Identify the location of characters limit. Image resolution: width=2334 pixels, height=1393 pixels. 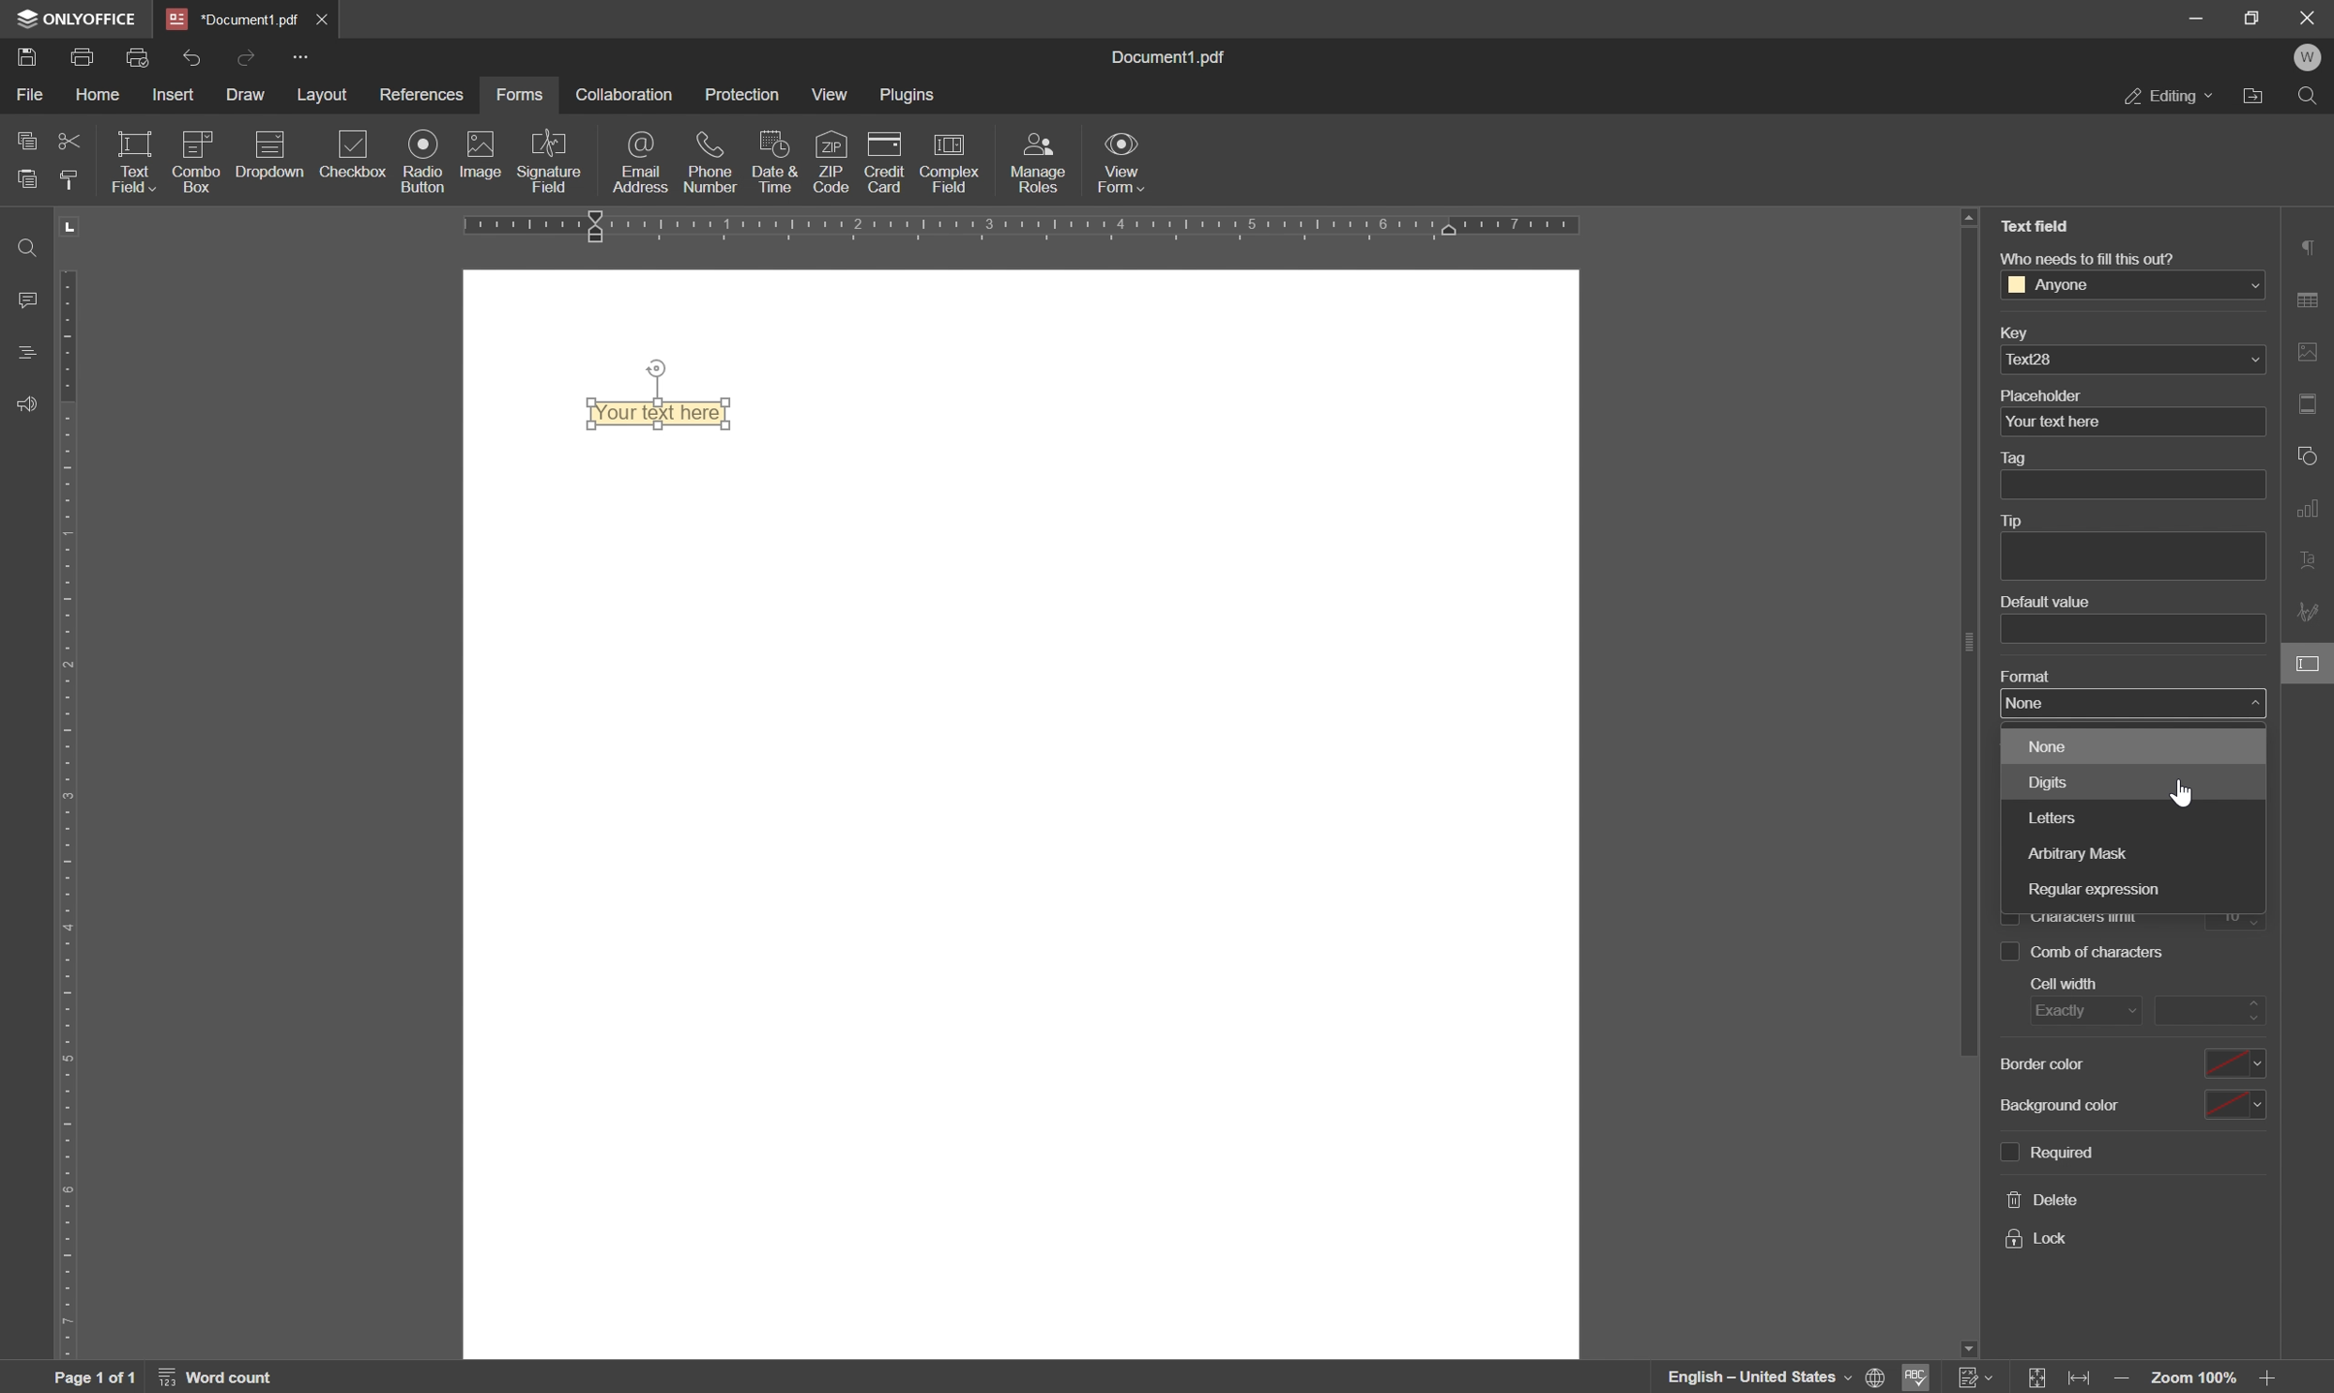
(2075, 917).